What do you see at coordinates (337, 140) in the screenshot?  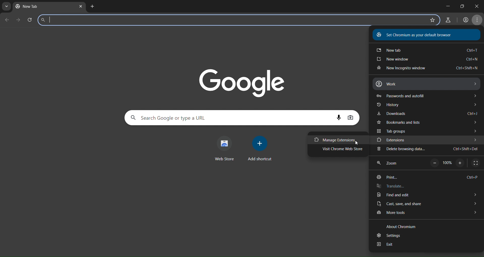 I see `manage extensions` at bounding box center [337, 140].